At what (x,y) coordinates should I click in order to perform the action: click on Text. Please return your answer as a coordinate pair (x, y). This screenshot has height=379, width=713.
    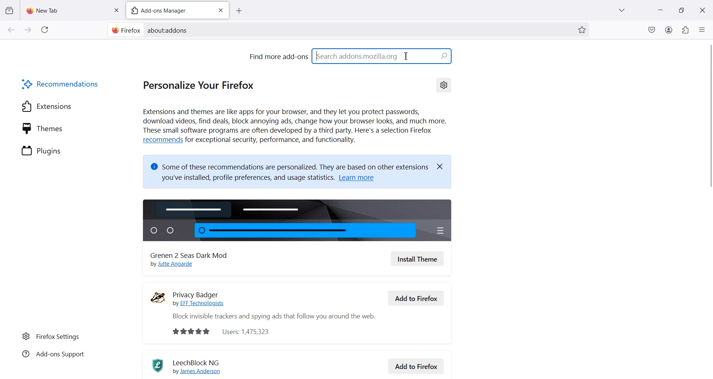
    Looking at the image, I should click on (168, 30).